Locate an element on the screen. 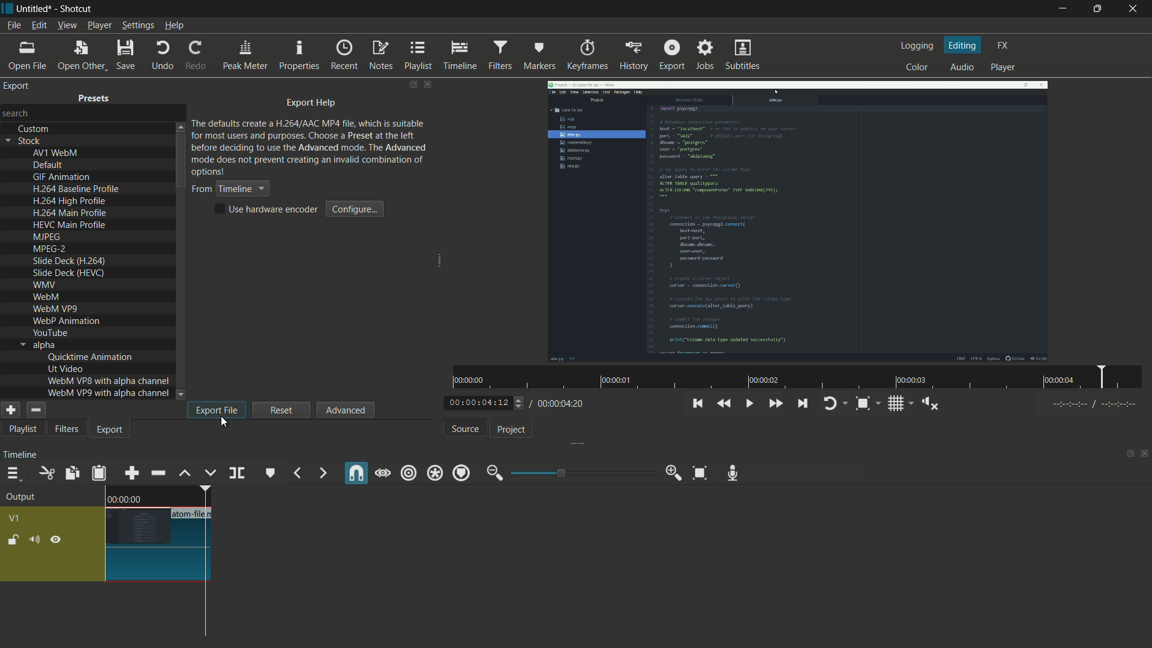 This screenshot has height=648, width=1152. total time is located at coordinates (561, 403).